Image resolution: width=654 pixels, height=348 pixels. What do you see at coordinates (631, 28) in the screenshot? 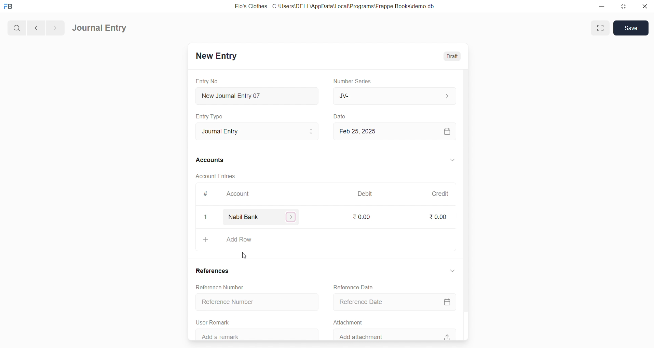
I see `Save` at bounding box center [631, 28].